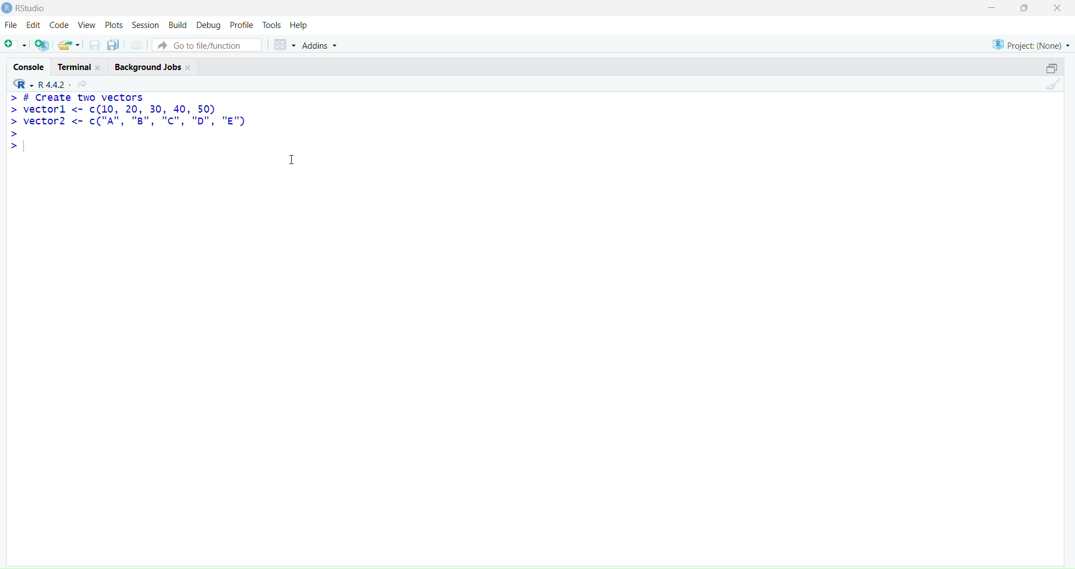  What do you see at coordinates (114, 45) in the screenshot?
I see `save all open document` at bounding box center [114, 45].